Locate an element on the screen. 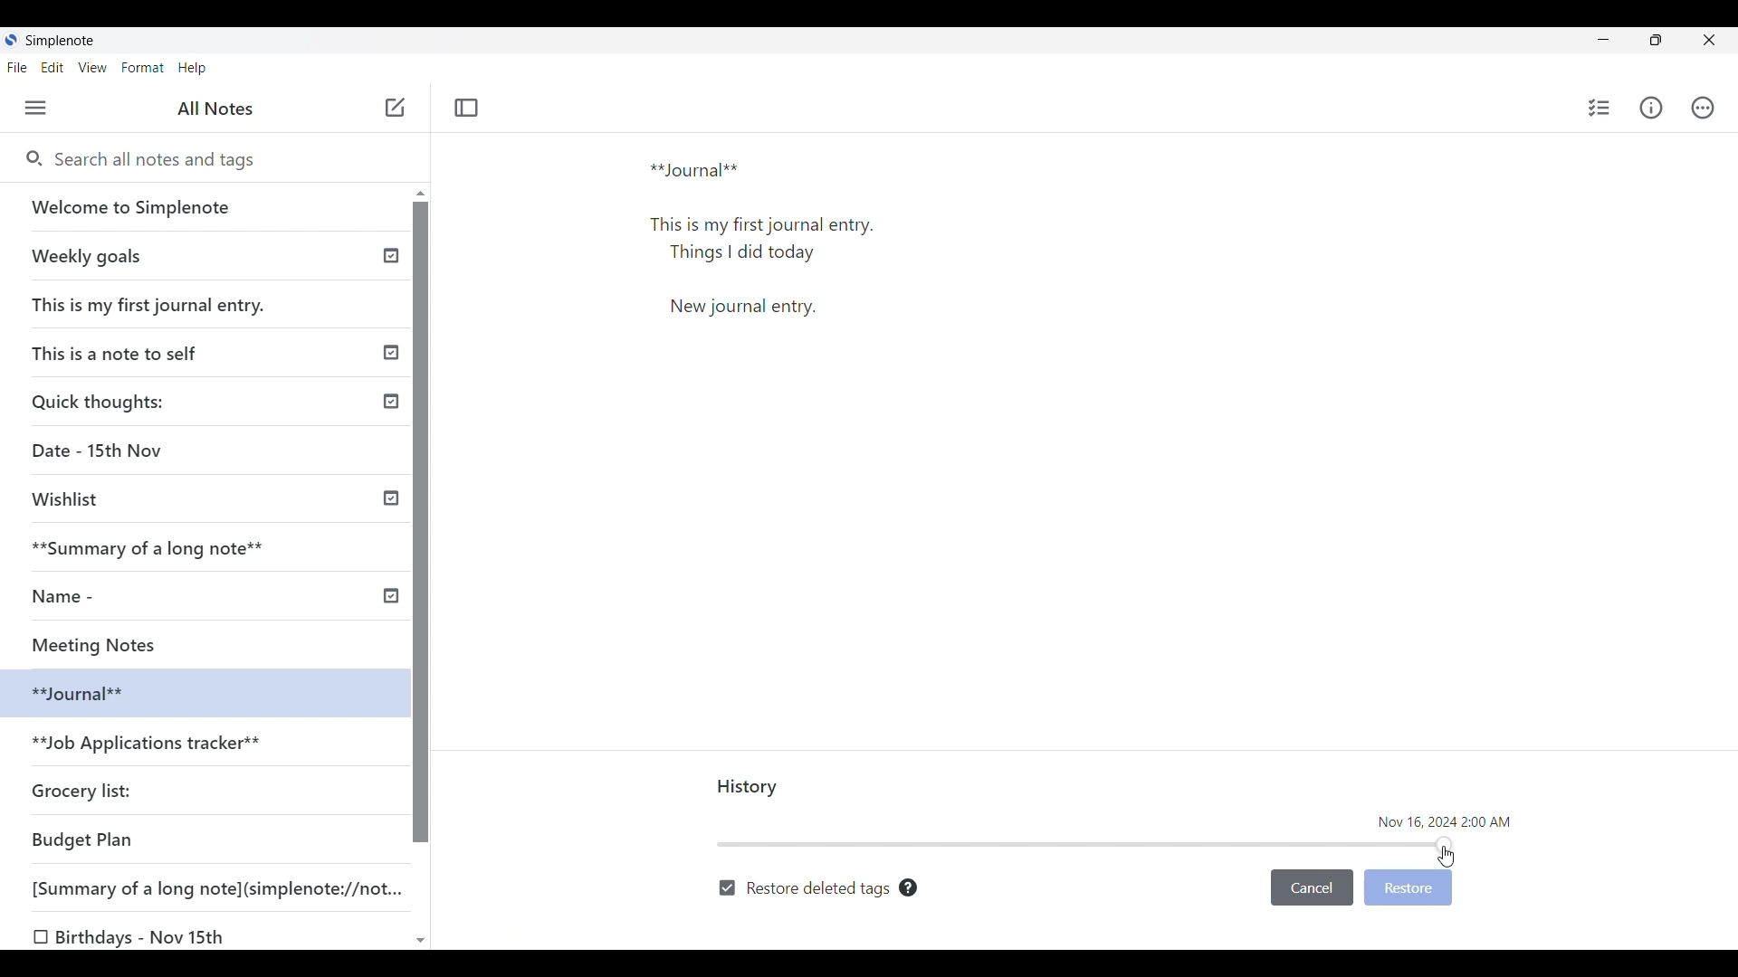  Quick slide to top is located at coordinates (421, 194).